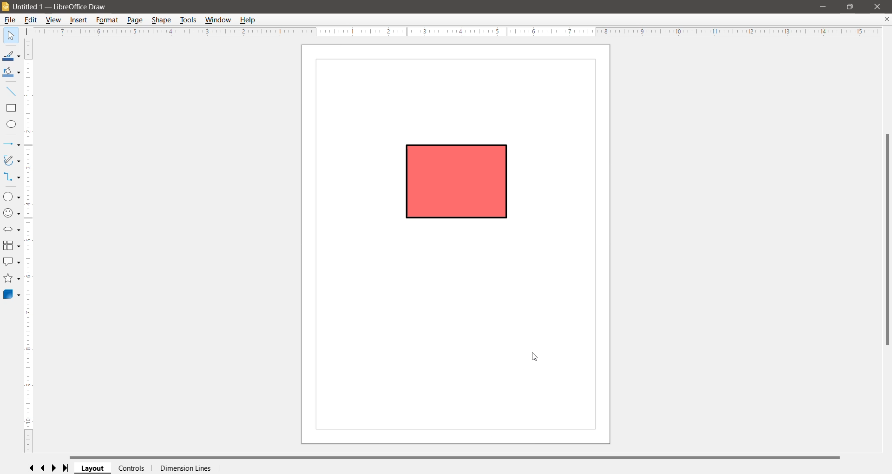 Image resolution: width=892 pixels, height=474 pixels. I want to click on Insert Line, so click(12, 92).